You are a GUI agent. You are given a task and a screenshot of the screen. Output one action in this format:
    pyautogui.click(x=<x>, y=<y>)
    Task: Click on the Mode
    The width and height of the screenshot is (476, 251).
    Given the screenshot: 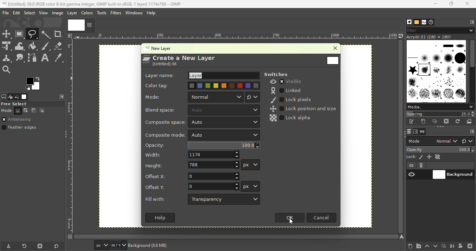 What is the action you would take?
    pyautogui.click(x=11, y=111)
    